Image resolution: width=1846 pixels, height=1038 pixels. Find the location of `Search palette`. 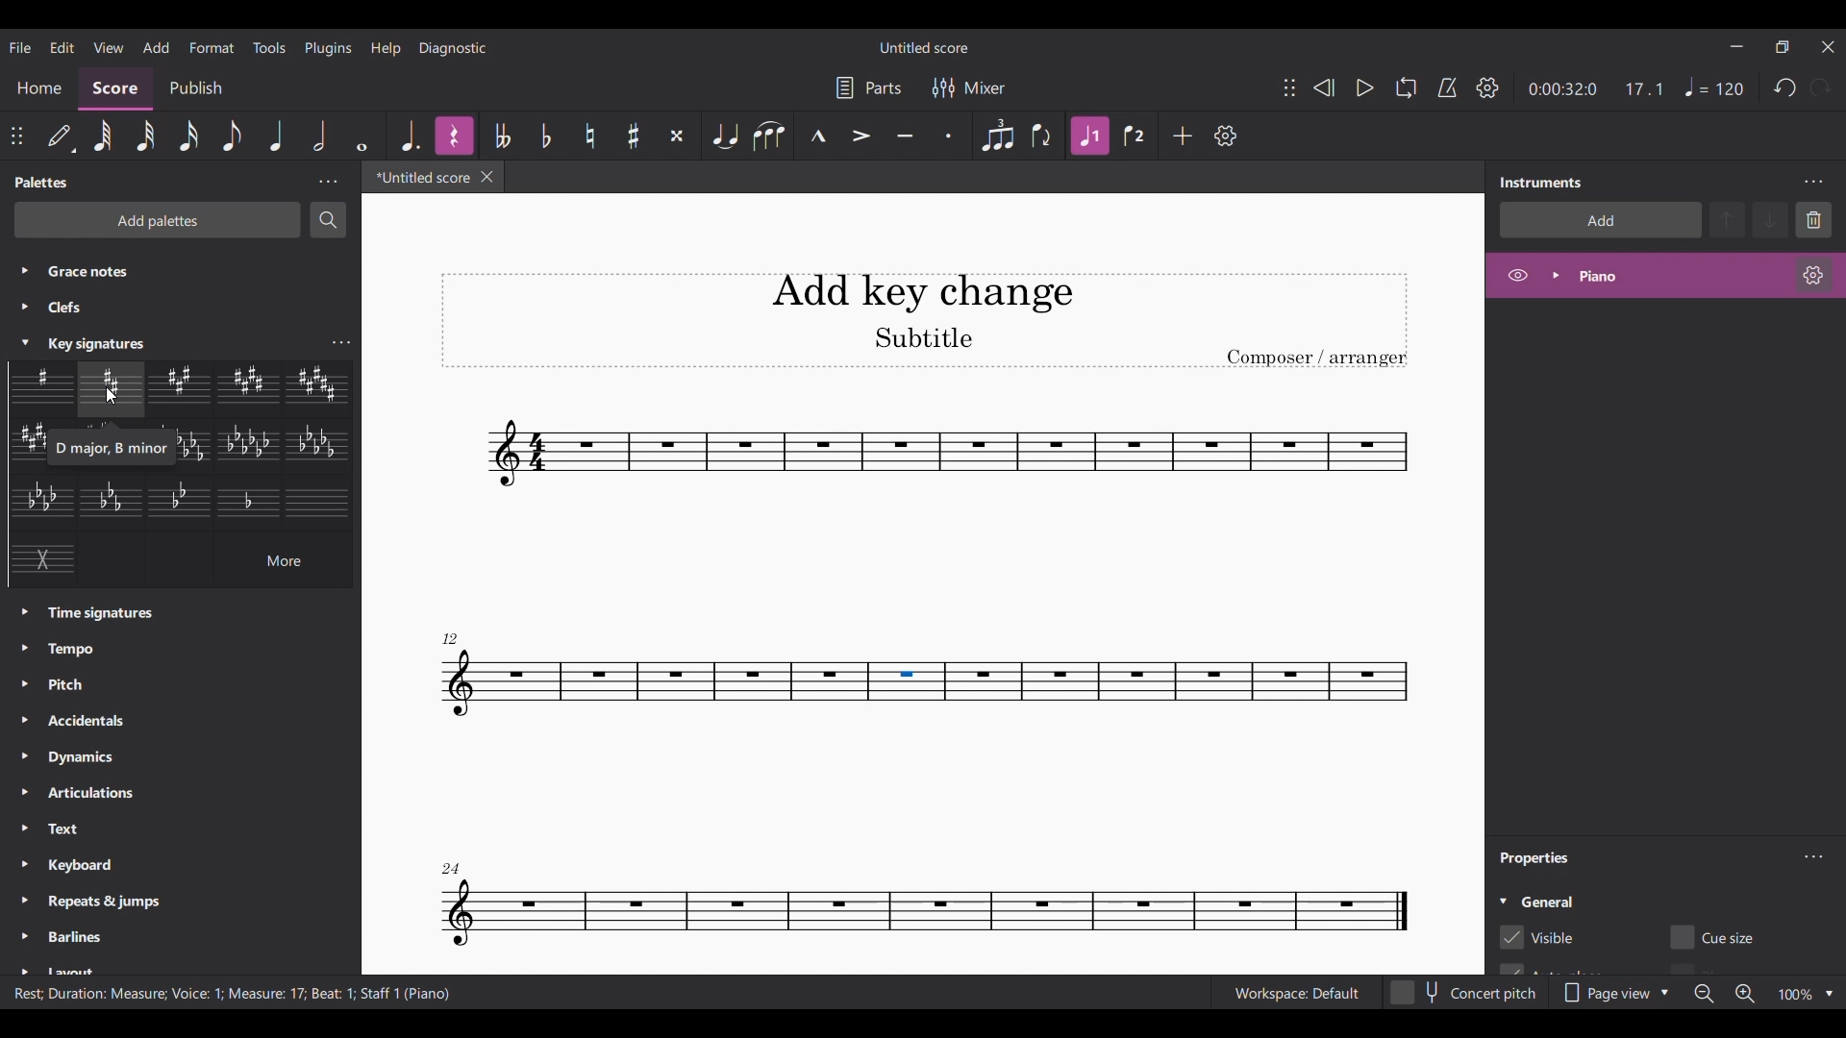

Search palette is located at coordinates (328, 219).